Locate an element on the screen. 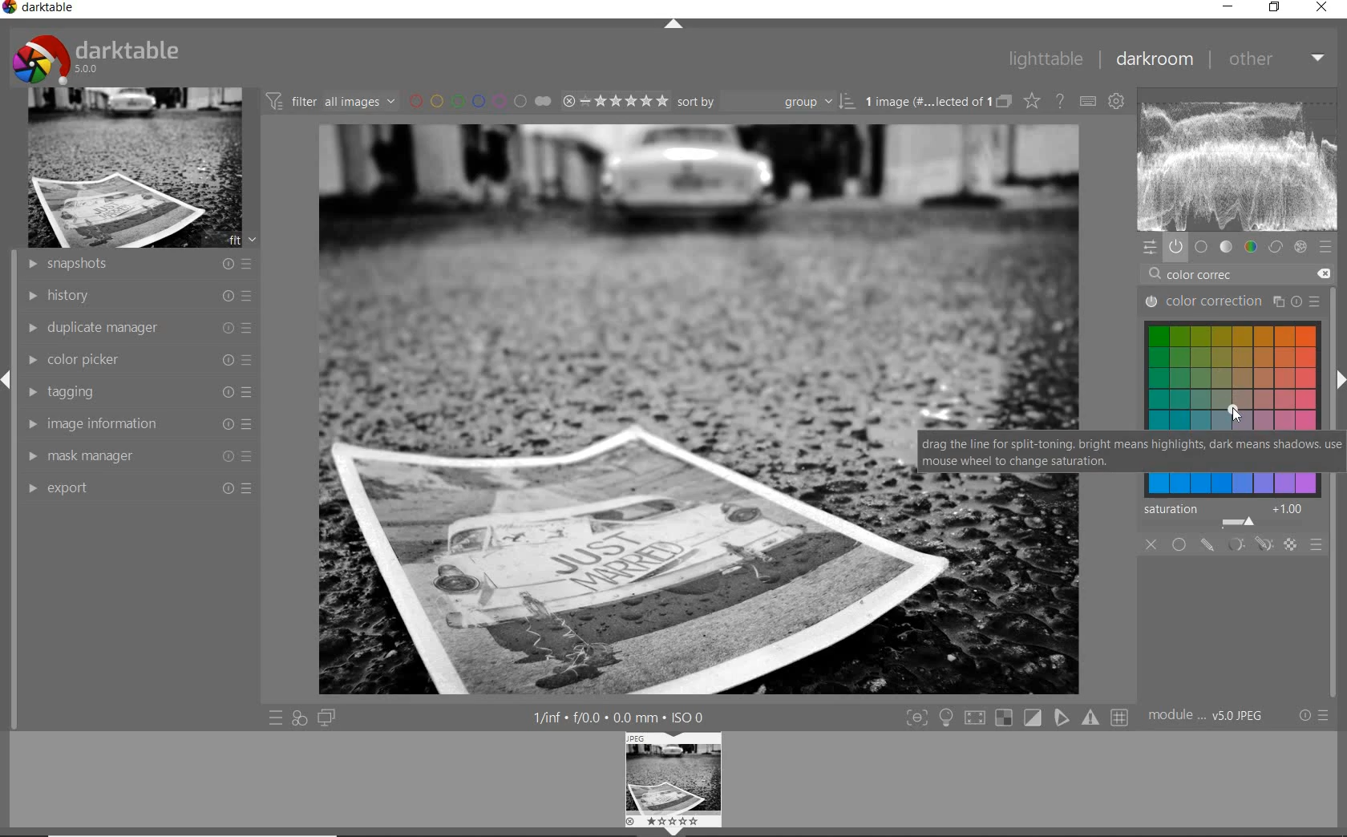  close is located at coordinates (1151, 544).